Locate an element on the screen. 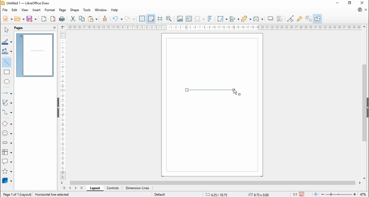 Image resolution: width=369 pixels, height=197 pixels. open is located at coordinates (20, 19).